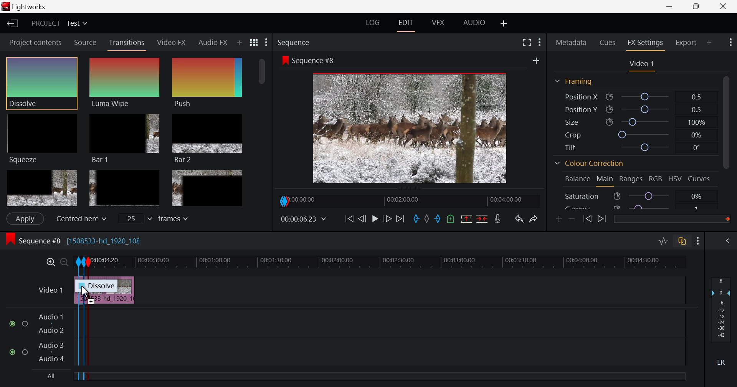 This screenshot has width=737, height=387. Describe the element at coordinates (636, 109) in the screenshot. I see `Position Y` at that location.